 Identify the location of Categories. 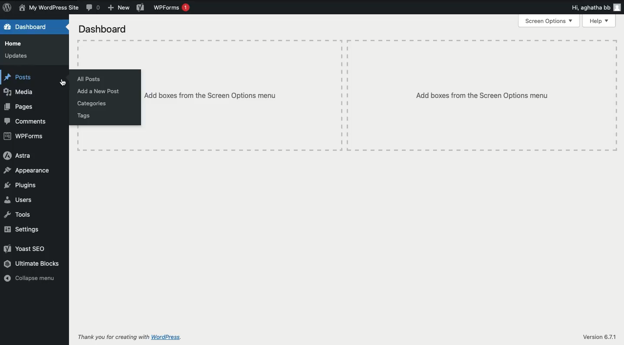
(93, 103).